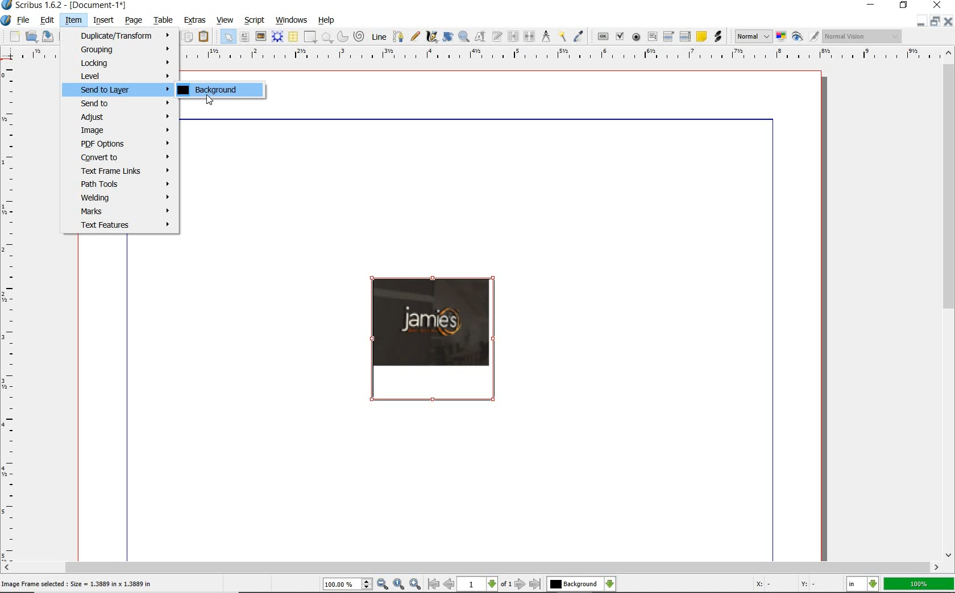  What do you see at coordinates (327, 37) in the screenshot?
I see `polygon` at bounding box center [327, 37].